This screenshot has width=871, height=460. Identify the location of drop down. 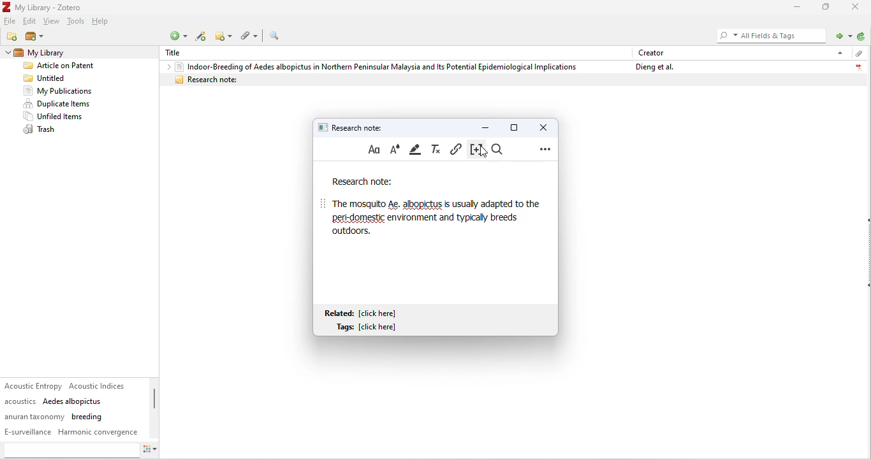
(838, 52).